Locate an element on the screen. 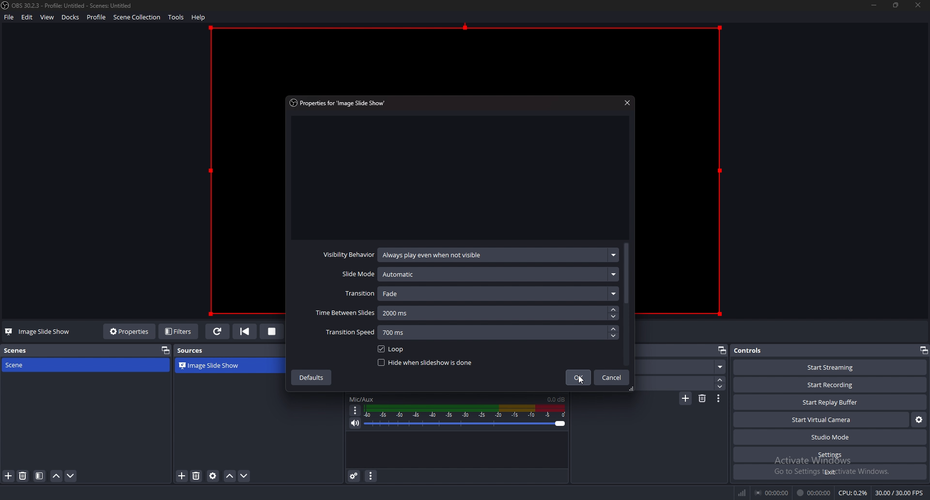 The height and width of the screenshot is (500, 930). cursor is located at coordinates (580, 381).